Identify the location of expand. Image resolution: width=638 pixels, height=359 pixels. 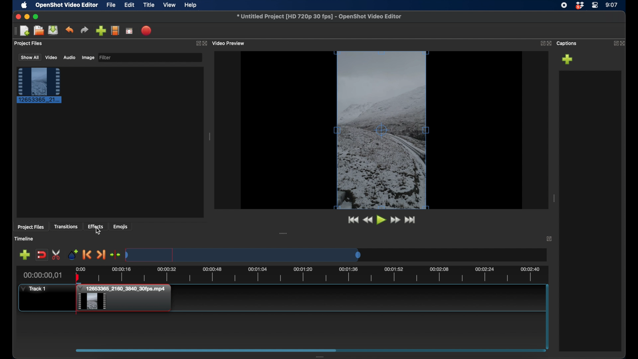
(197, 43).